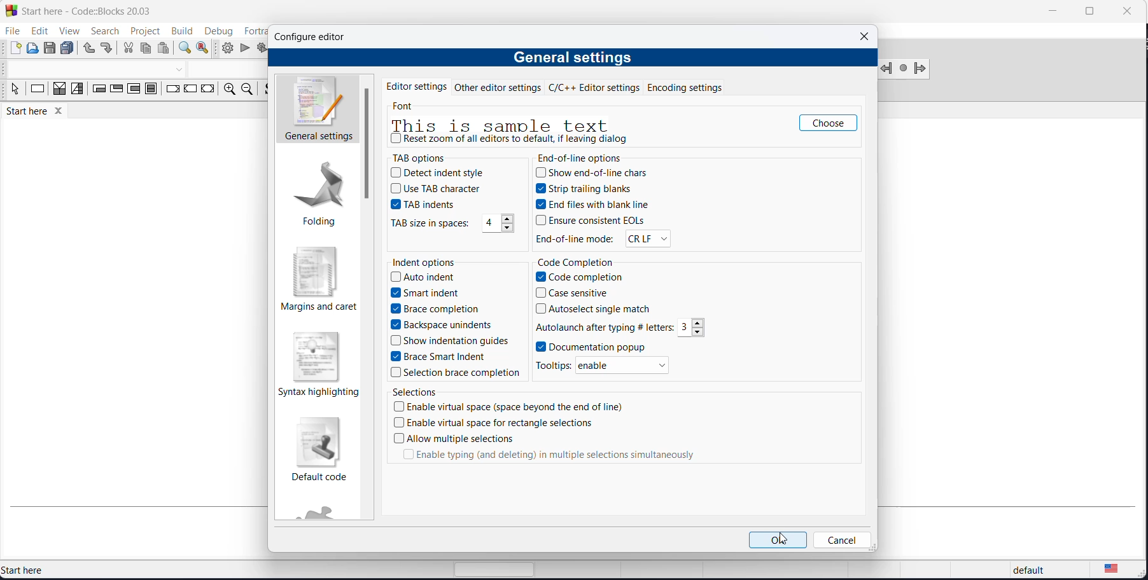  I want to click on minimize, so click(1051, 13).